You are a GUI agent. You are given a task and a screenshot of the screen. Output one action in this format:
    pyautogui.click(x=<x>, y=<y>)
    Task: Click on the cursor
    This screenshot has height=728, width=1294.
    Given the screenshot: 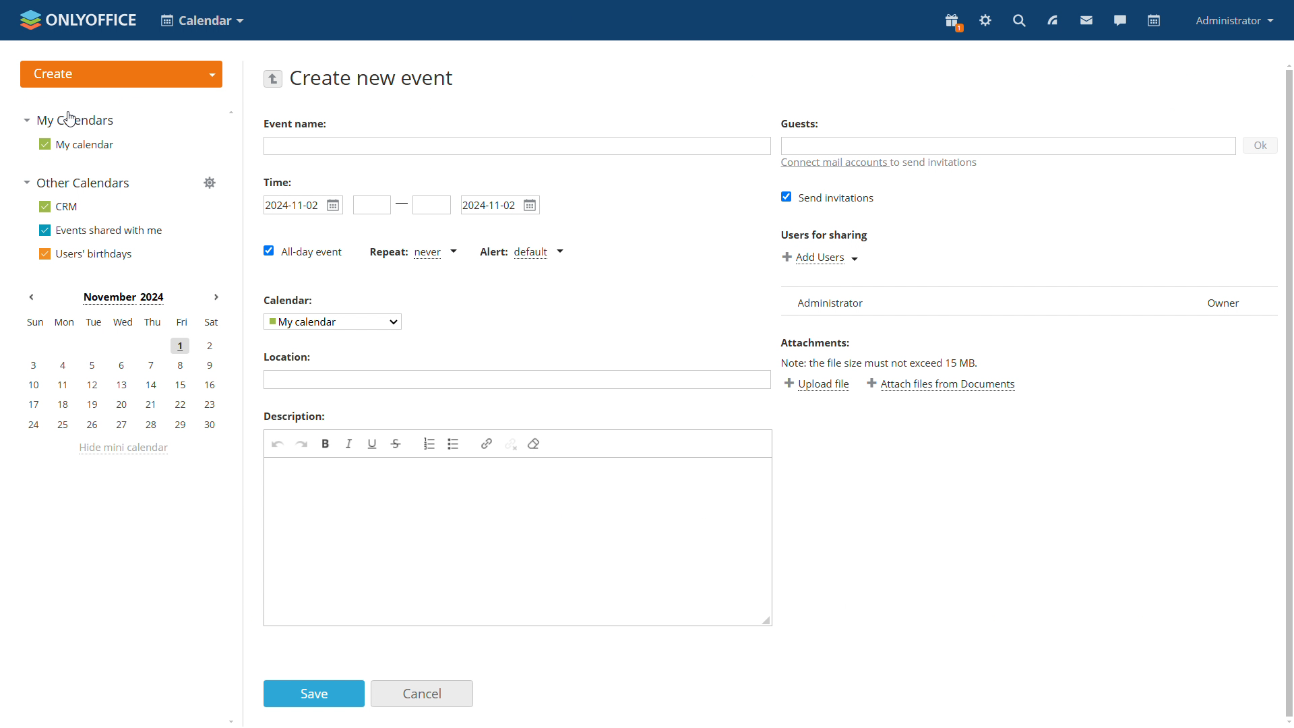 What is the action you would take?
    pyautogui.click(x=68, y=118)
    